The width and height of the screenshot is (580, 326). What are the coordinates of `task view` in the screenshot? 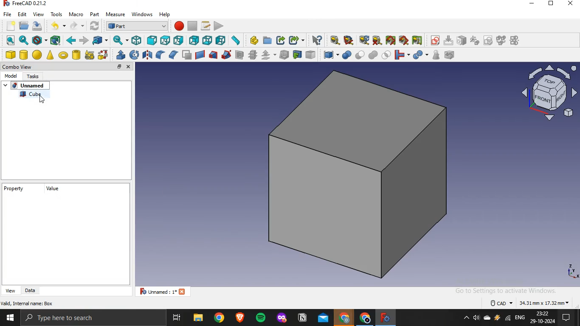 It's located at (177, 318).